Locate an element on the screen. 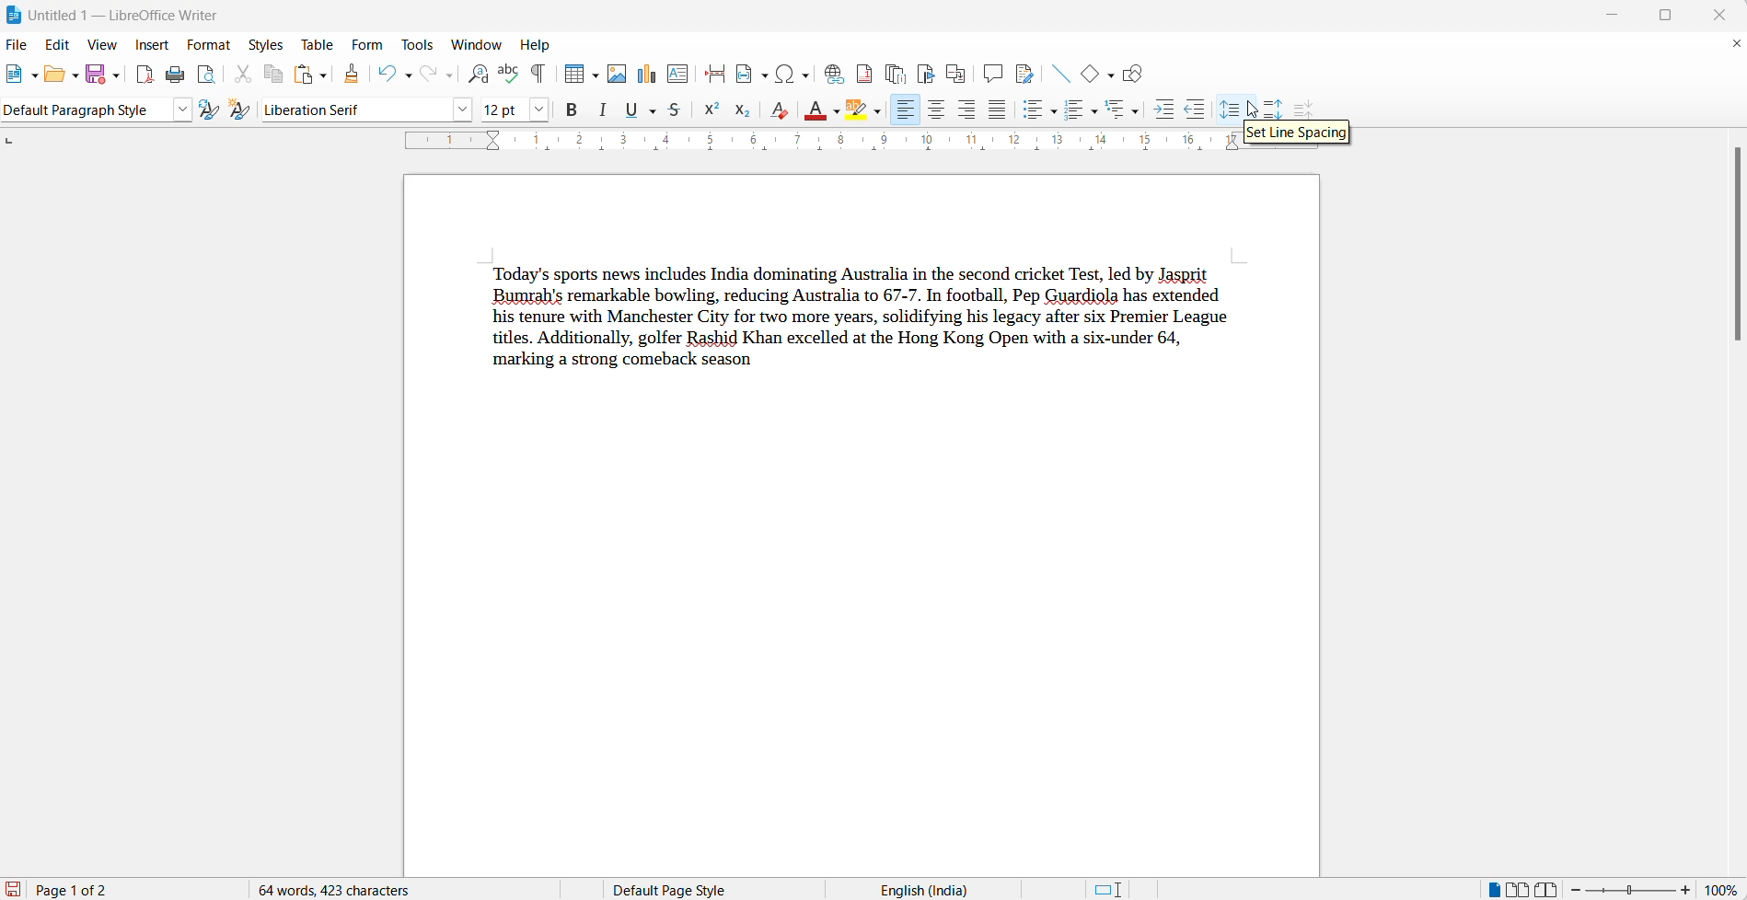  tex align center is located at coordinates (935, 111).